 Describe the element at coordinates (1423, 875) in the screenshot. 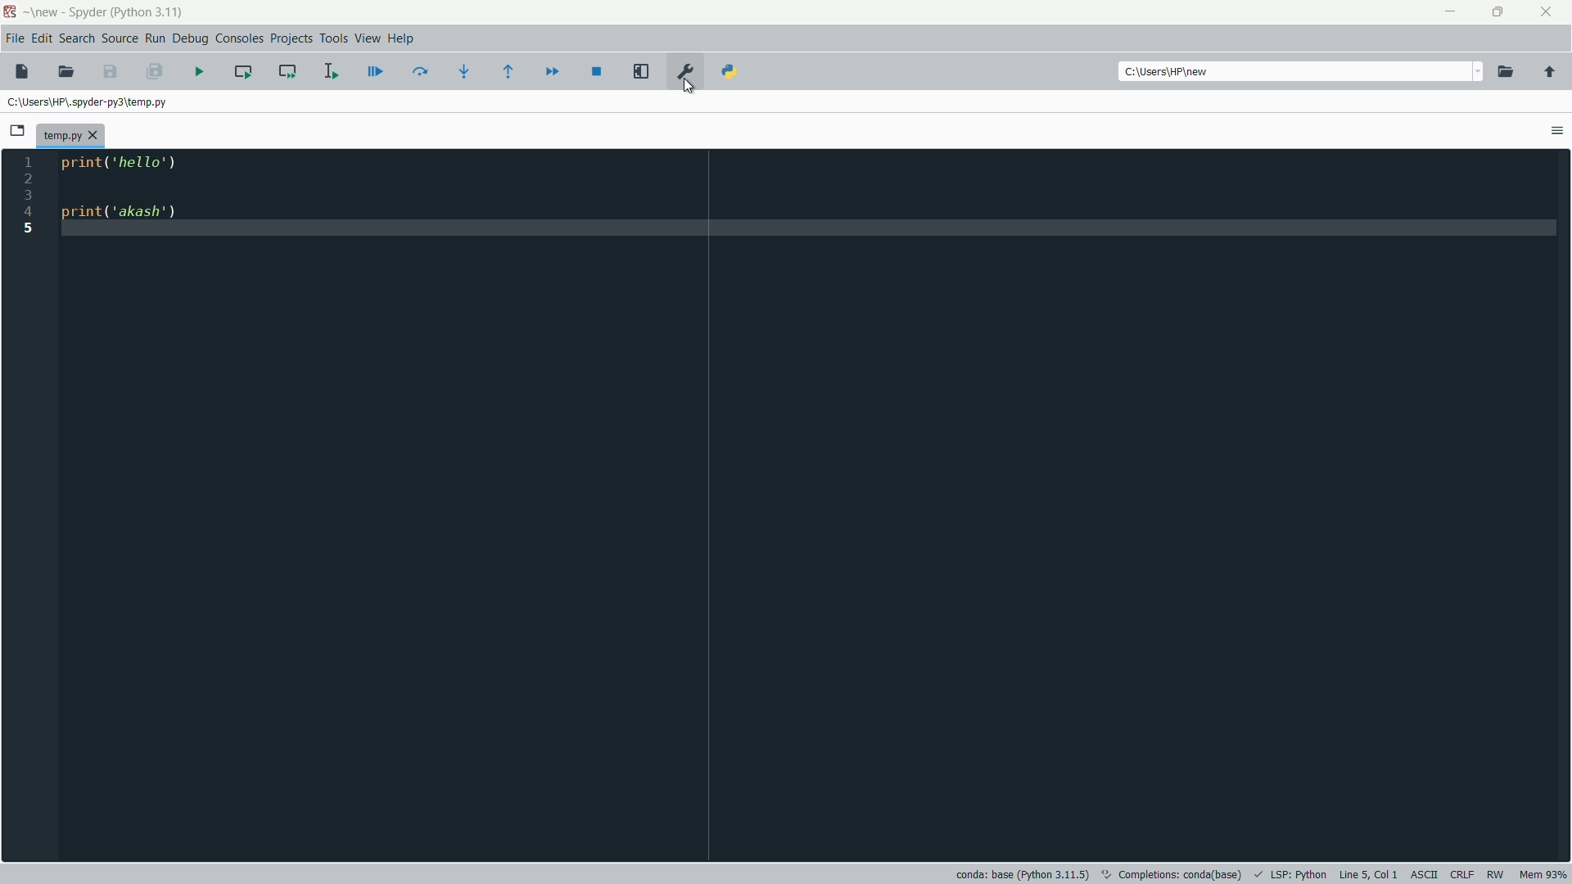

I see `file encoding` at that location.